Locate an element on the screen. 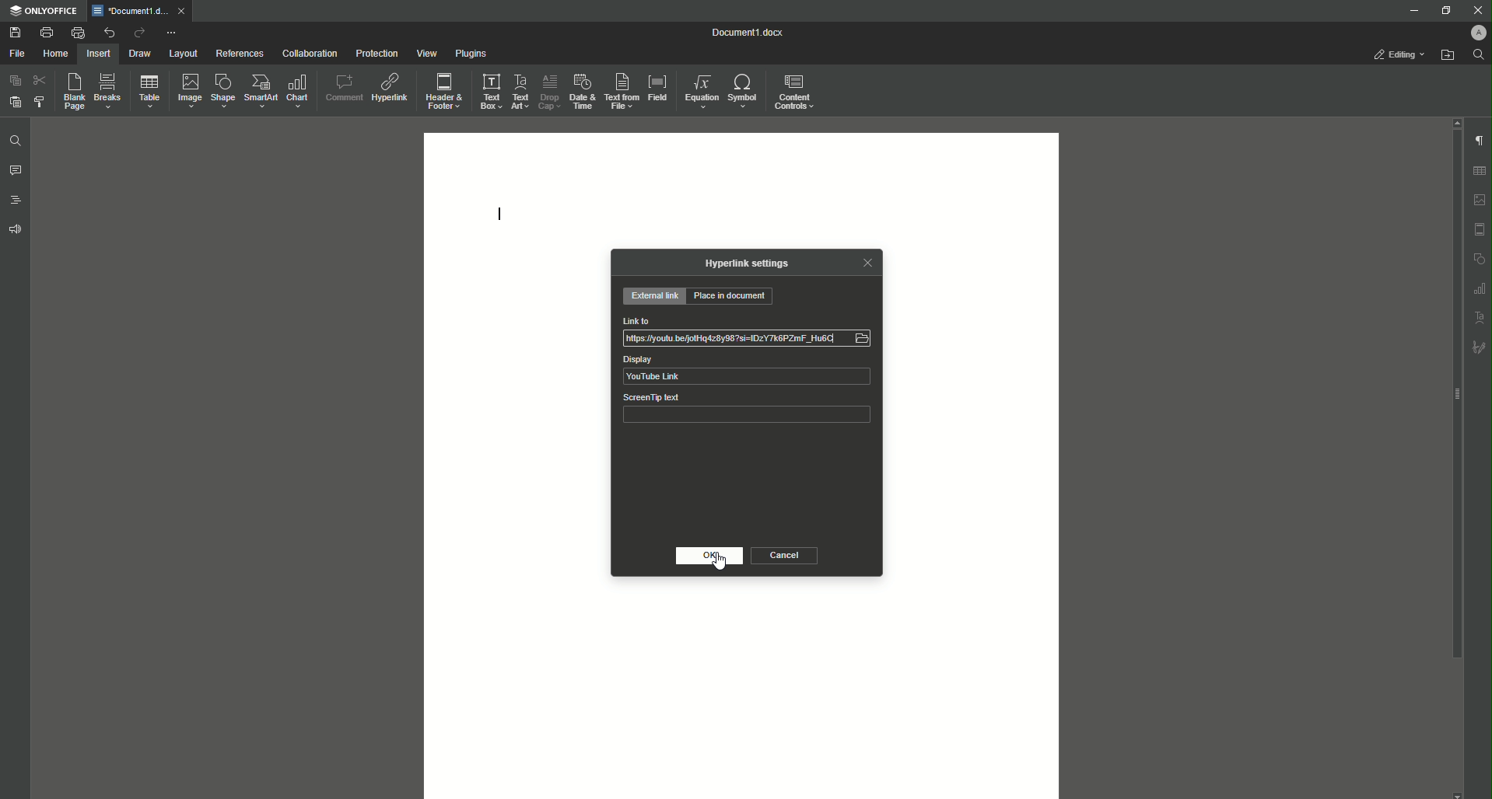 The width and height of the screenshot is (1492, 799). Place in Document is located at coordinates (736, 297).